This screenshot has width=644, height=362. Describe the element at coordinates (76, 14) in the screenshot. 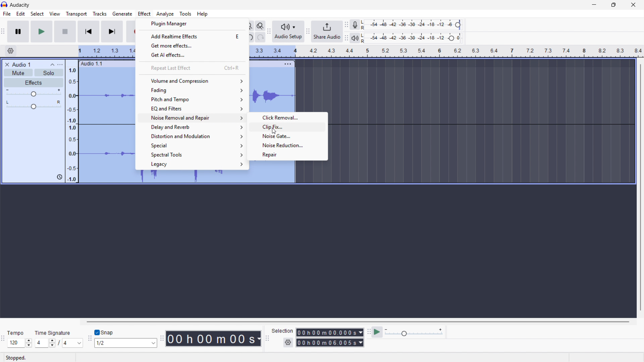

I see `Transport` at that location.